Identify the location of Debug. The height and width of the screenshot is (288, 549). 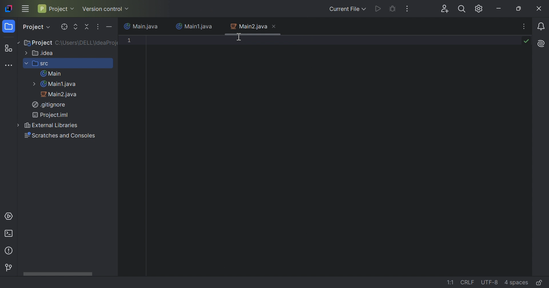
(392, 9).